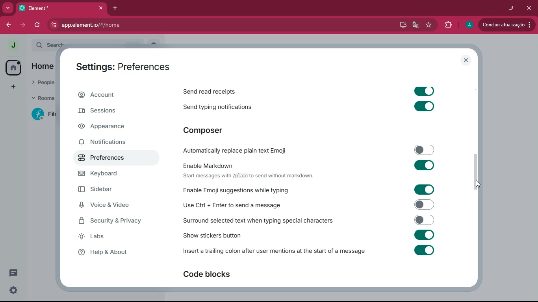  Describe the element at coordinates (63, 7) in the screenshot. I see `element` at that location.